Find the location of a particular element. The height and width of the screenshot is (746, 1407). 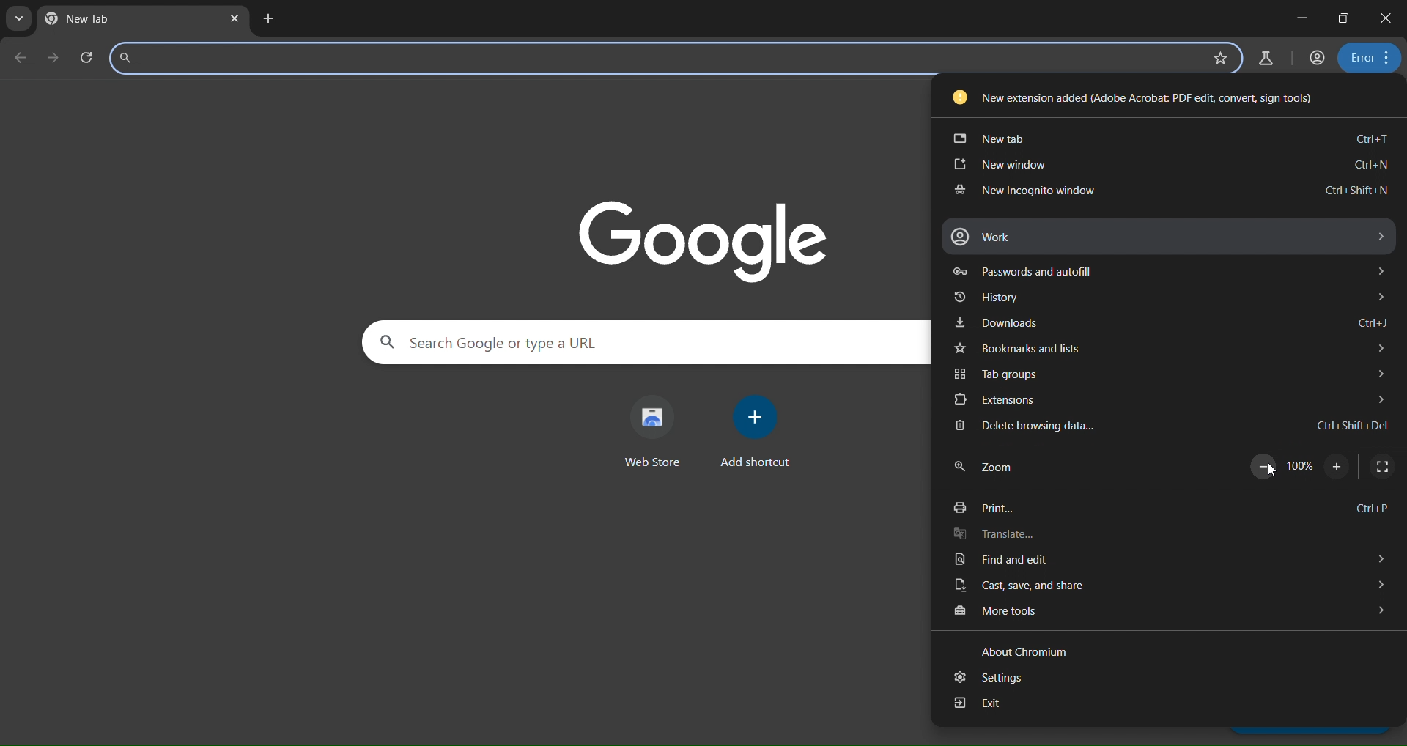

zoom is located at coordinates (986, 468).